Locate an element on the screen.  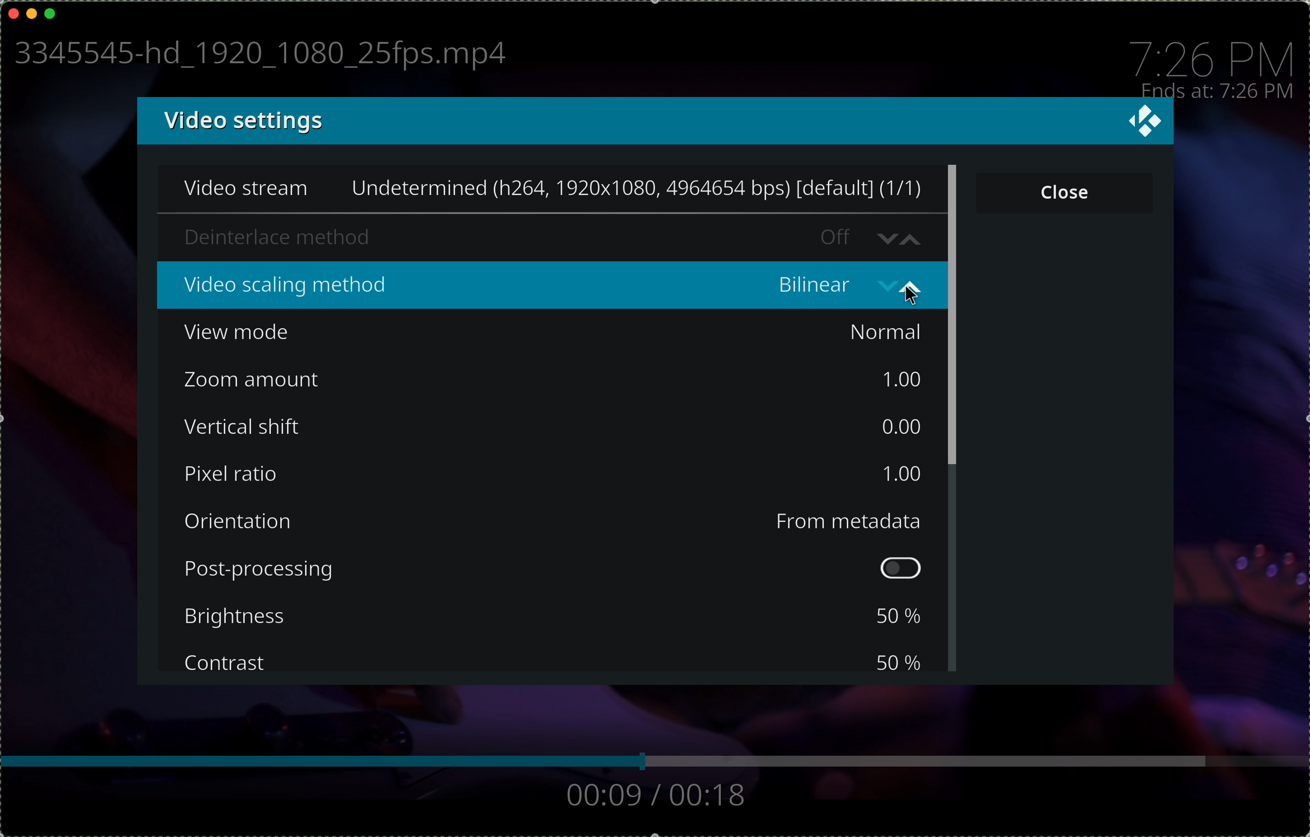
50 % is located at coordinates (898, 661).